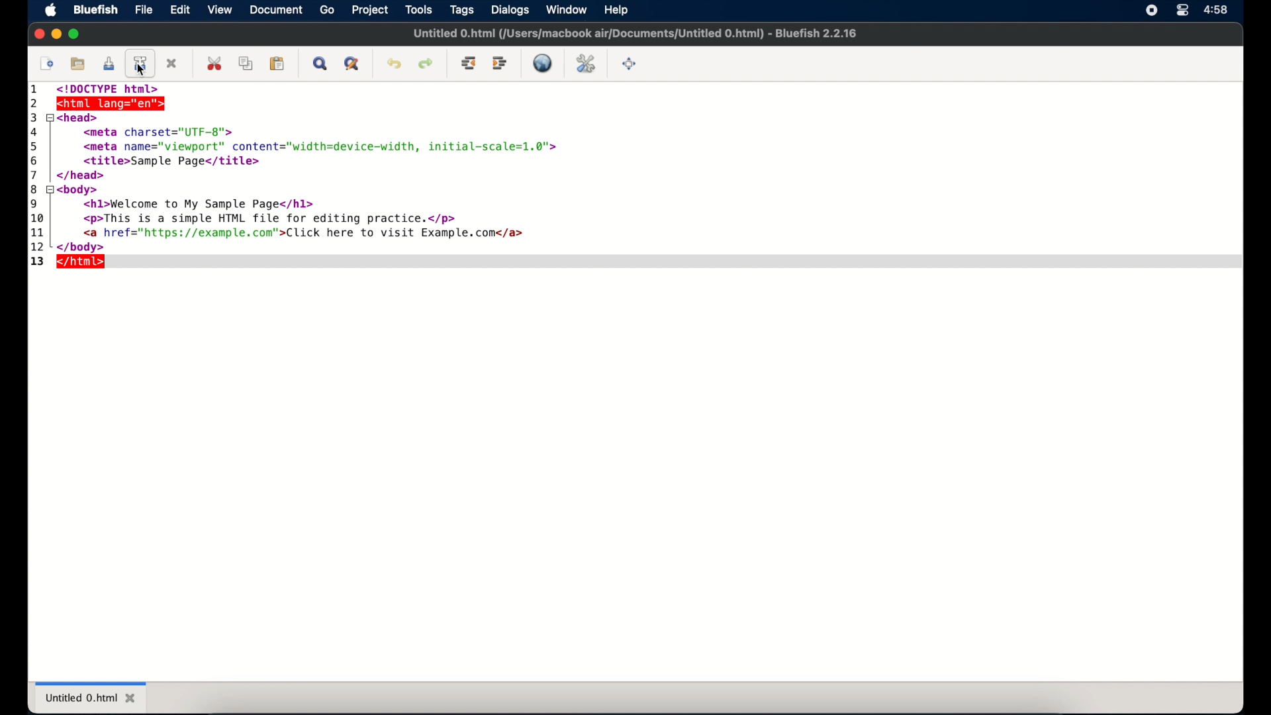  I want to click on 6, so click(37, 160).